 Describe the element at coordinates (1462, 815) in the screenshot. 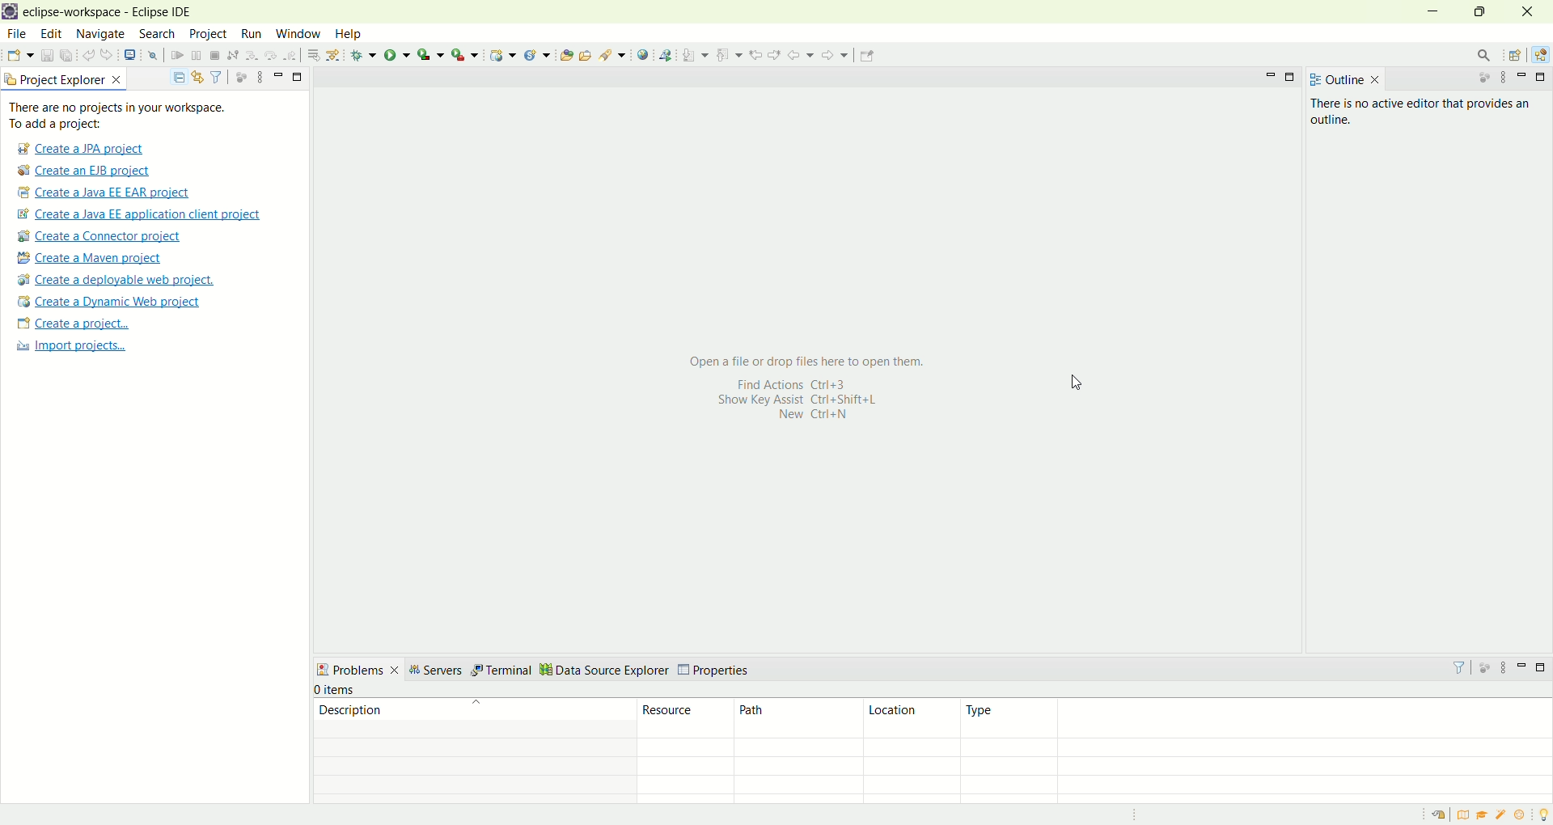

I see `overview` at that location.